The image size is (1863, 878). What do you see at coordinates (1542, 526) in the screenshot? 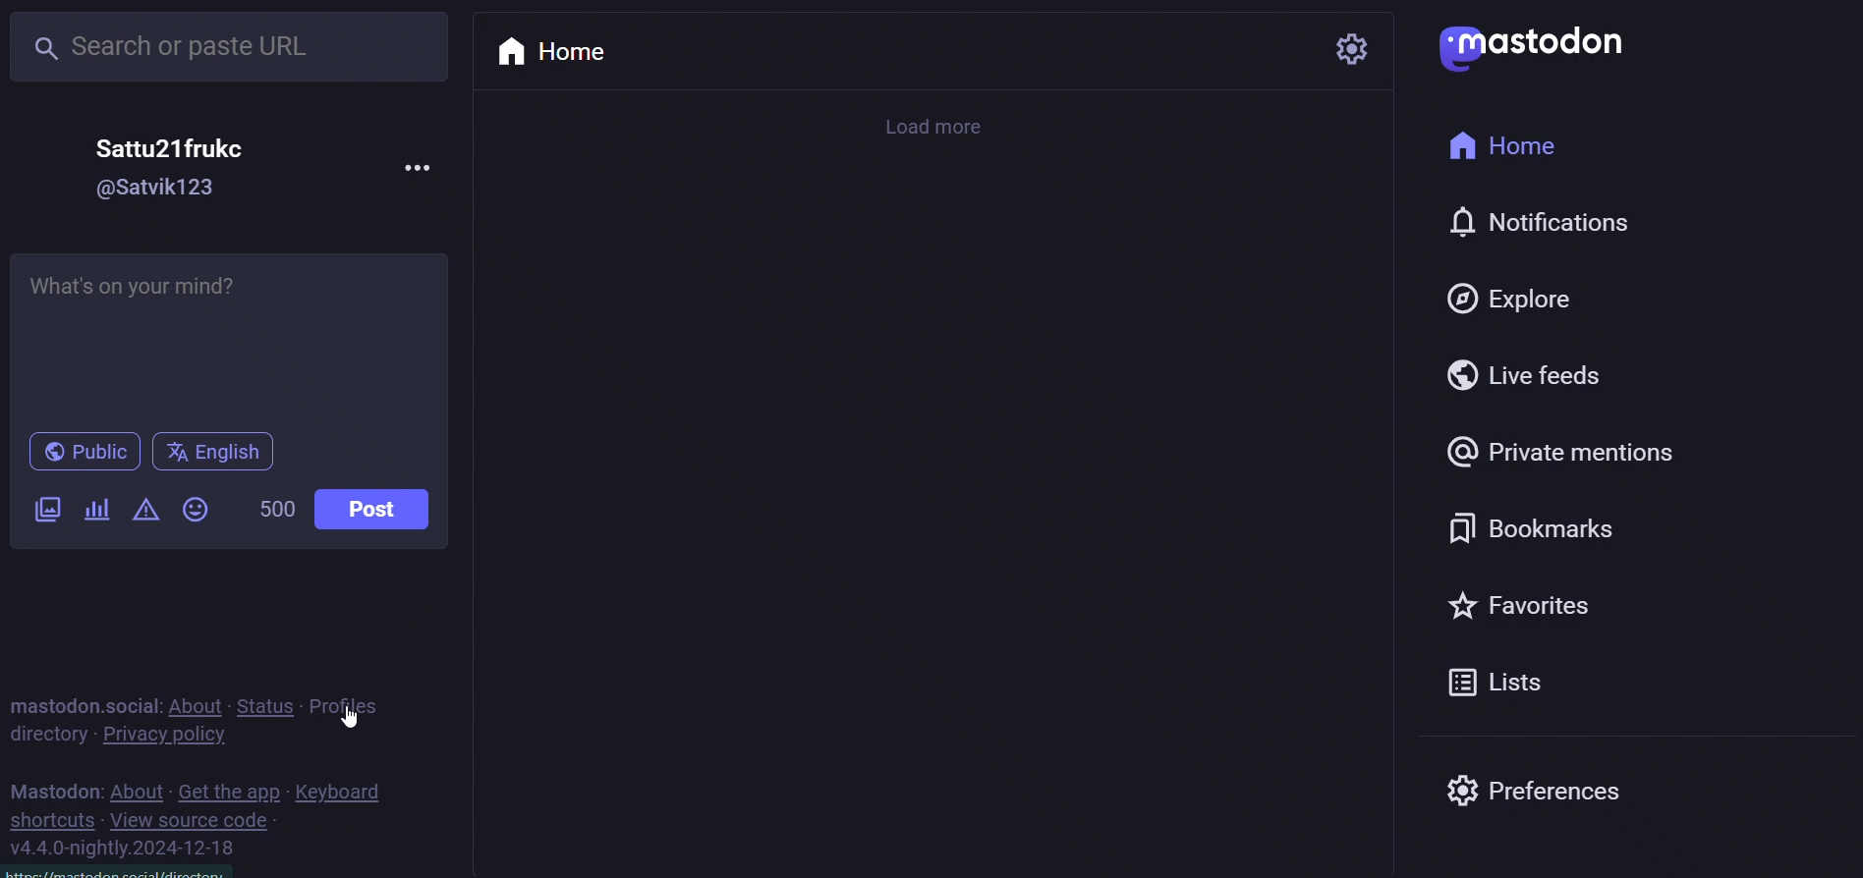
I see `bookmark` at bounding box center [1542, 526].